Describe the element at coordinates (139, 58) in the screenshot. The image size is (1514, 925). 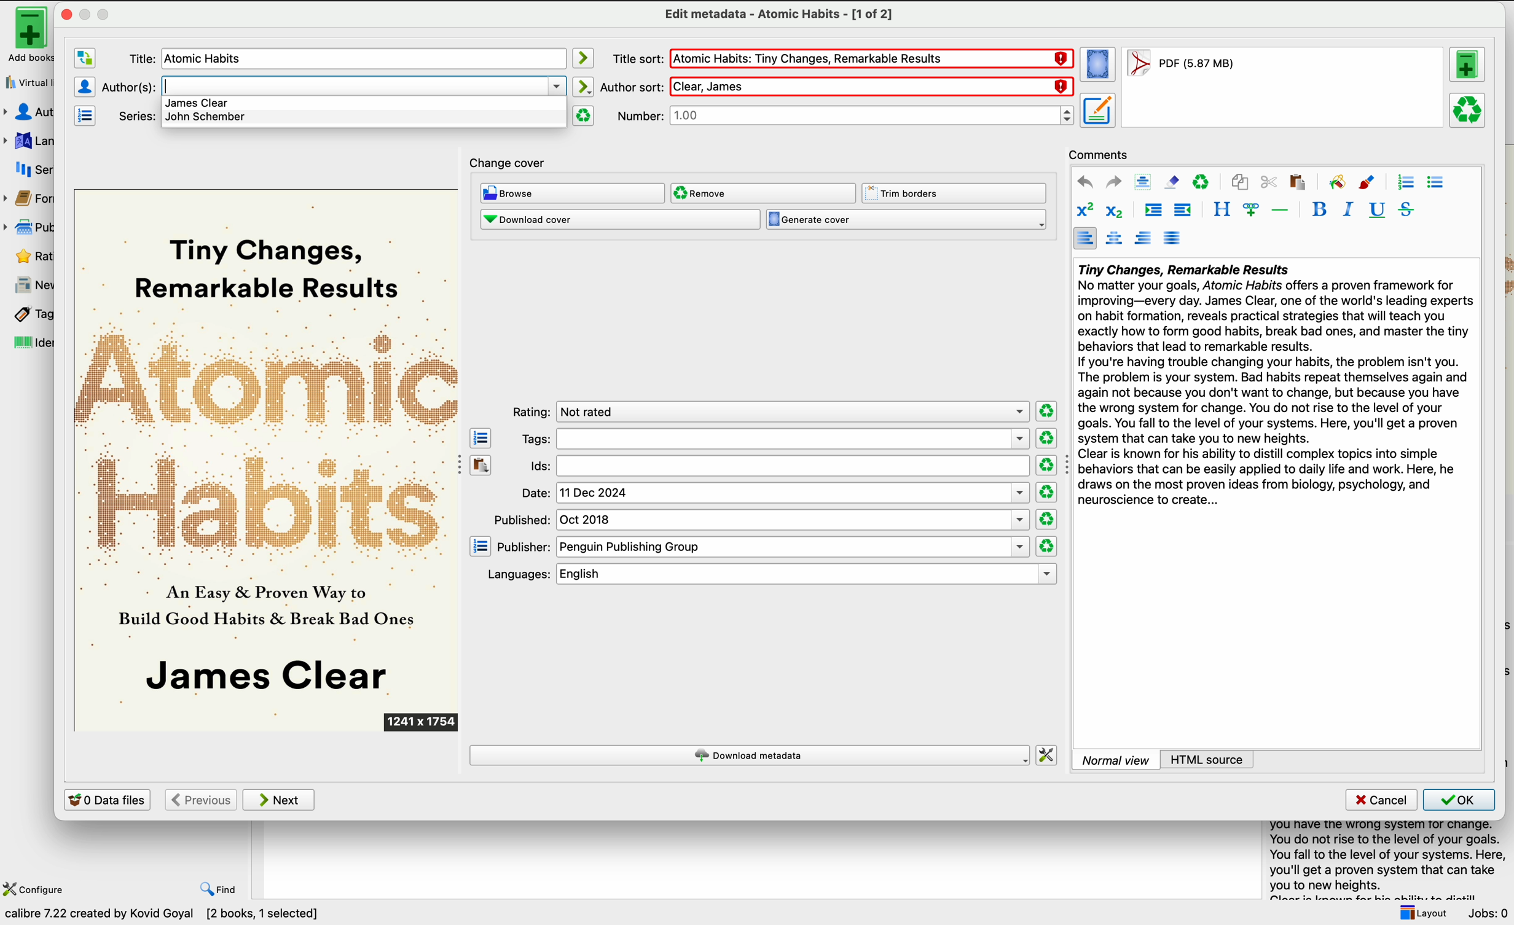
I see `click on author` at that location.